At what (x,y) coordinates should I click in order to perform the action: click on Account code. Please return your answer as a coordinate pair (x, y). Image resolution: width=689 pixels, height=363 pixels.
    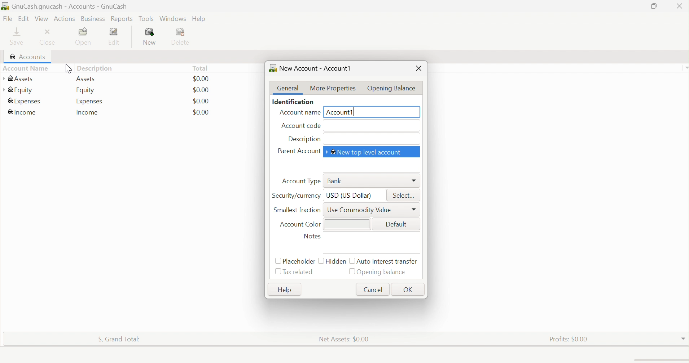
    Looking at the image, I should click on (301, 126).